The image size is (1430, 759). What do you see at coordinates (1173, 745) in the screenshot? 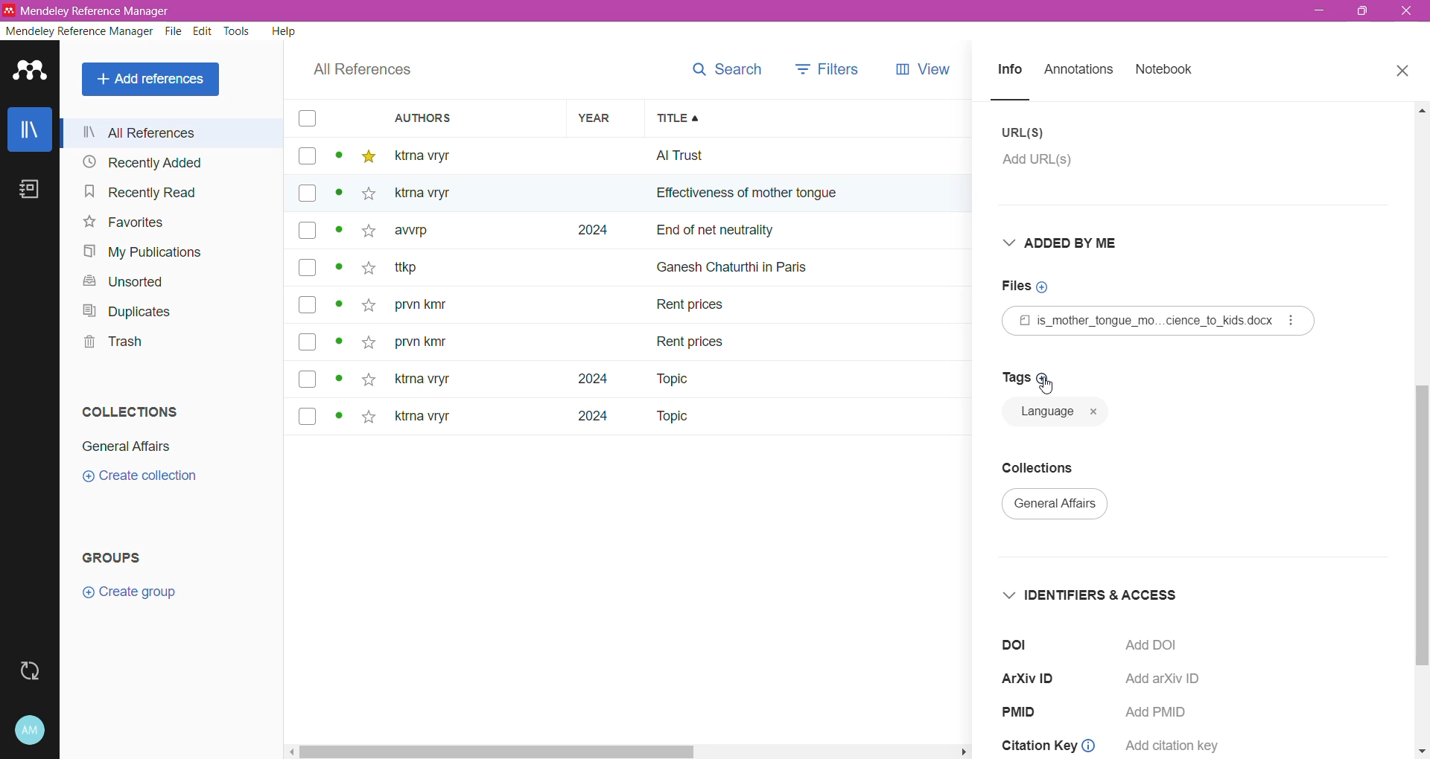
I see `add citation key ` at bounding box center [1173, 745].